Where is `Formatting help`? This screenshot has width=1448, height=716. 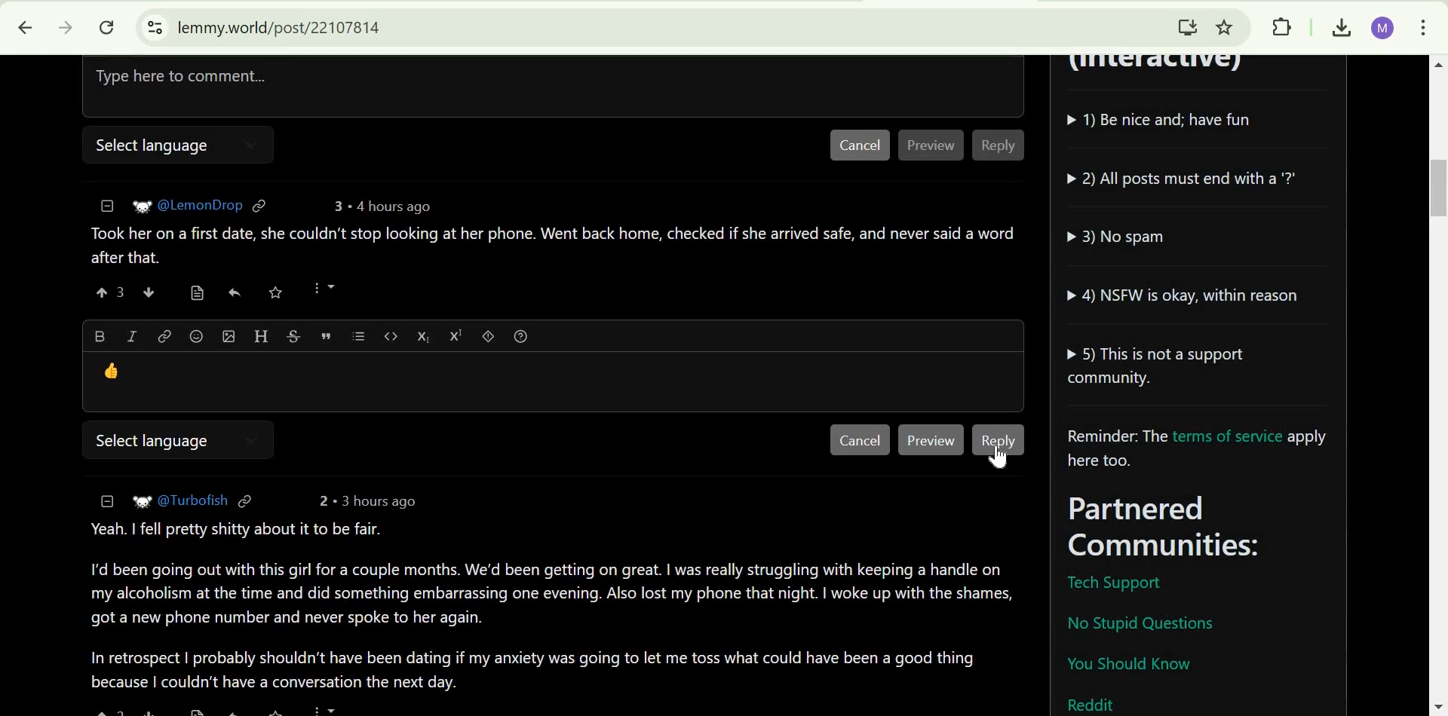
Formatting help is located at coordinates (520, 336).